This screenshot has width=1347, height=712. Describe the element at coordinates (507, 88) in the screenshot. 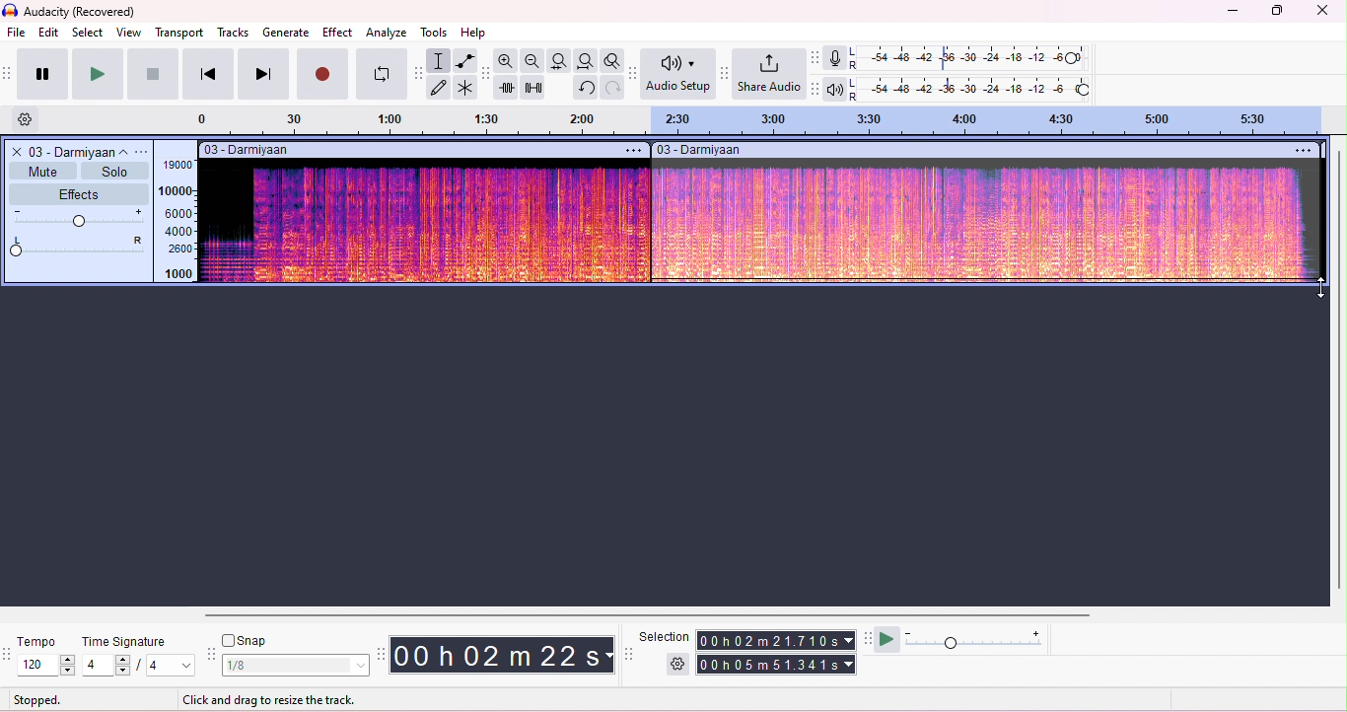

I see `trim outside selection` at that location.